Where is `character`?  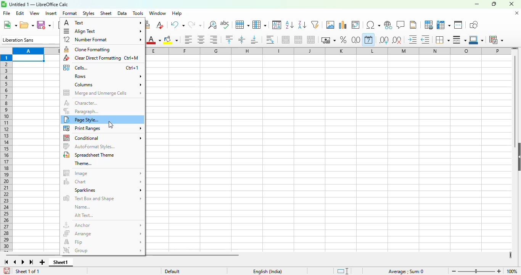
character is located at coordinates (81, 103).